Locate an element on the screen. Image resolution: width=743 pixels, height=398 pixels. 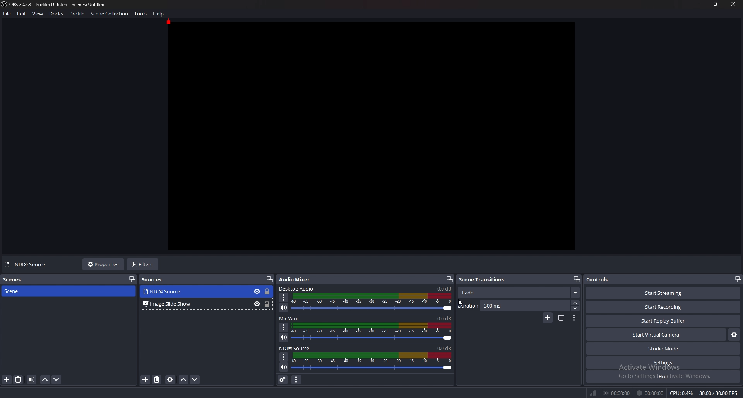
Volume Adjust is located at coordinates (374, 363).